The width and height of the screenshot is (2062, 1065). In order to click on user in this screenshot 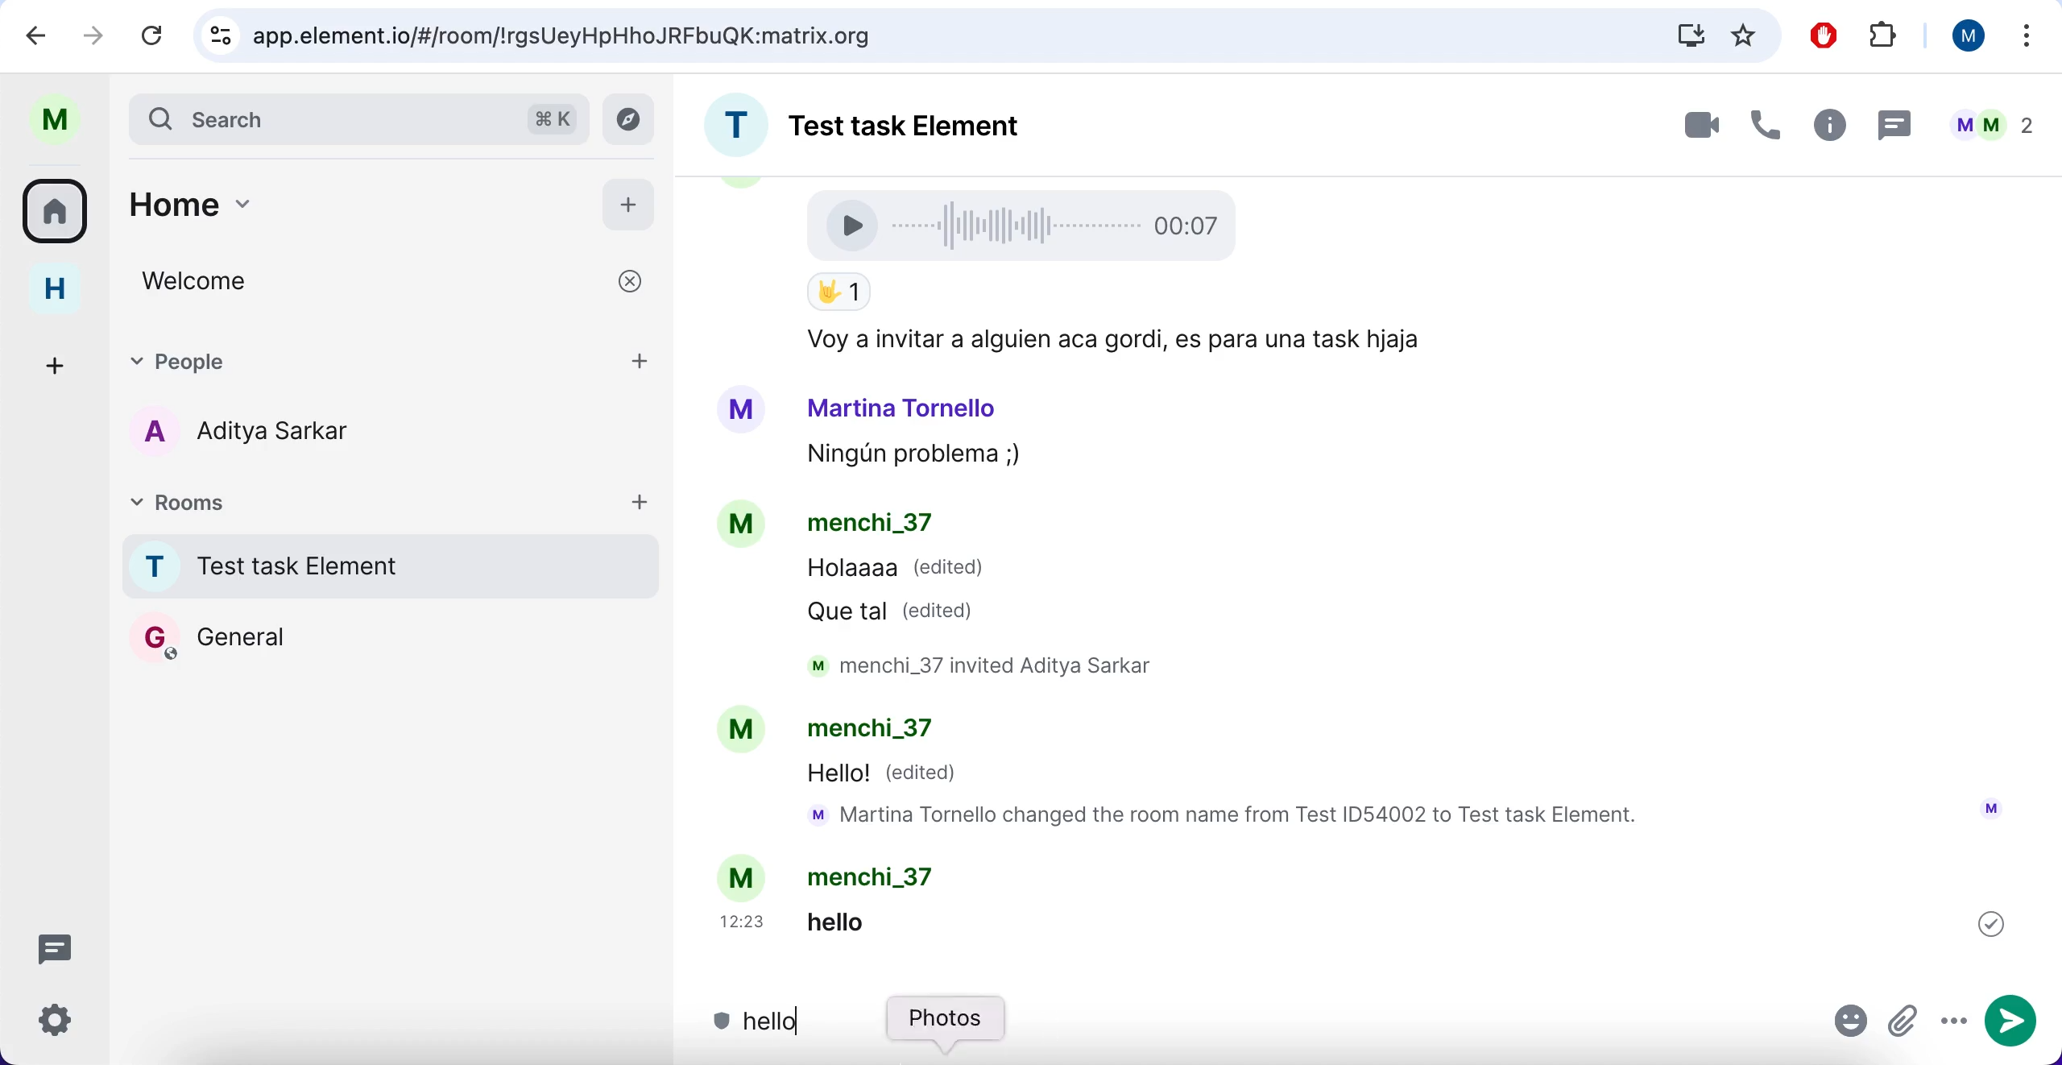, I will do `click(63, 120)`.